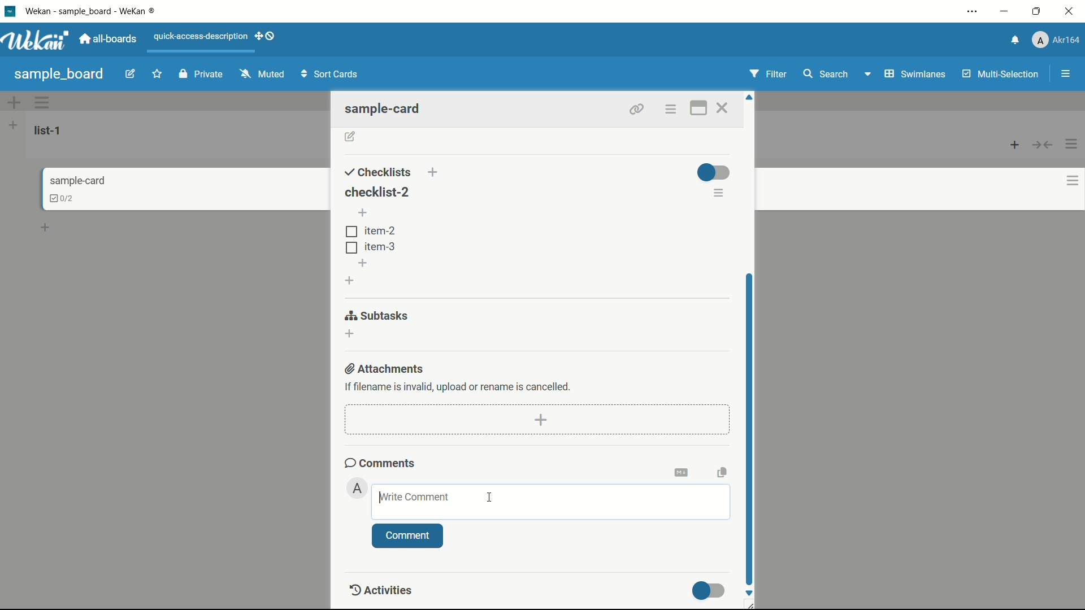 The image size is (1085, 610). Describe the element at coordinates (132, 75) in the screenshot. I see `edit` at that location.